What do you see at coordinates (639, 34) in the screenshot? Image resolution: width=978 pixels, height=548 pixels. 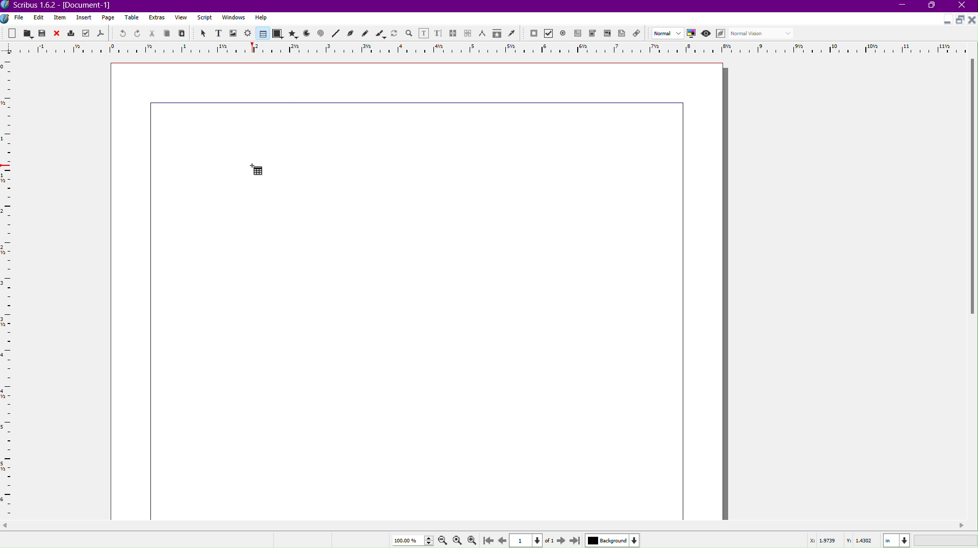 I see `Link Annotation` at bounding box center [639, 34].